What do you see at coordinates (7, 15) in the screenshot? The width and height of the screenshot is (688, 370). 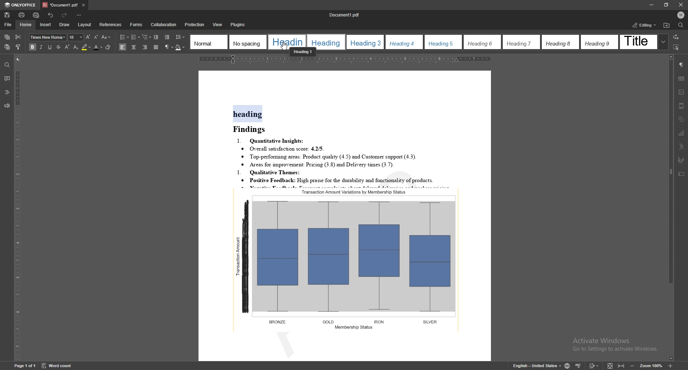 I see `save` at bounding box center [7, 15].